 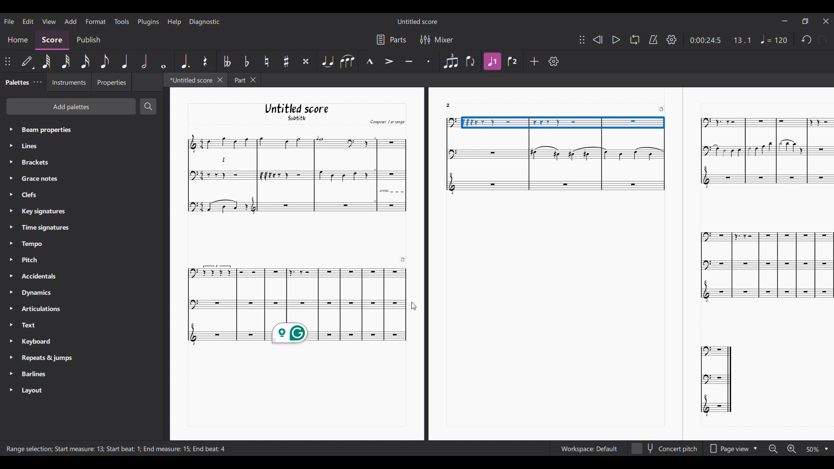 What do you see at coordinates (27, 63) in the screenshot?
I see `Default` at bounding box center [27, 63].